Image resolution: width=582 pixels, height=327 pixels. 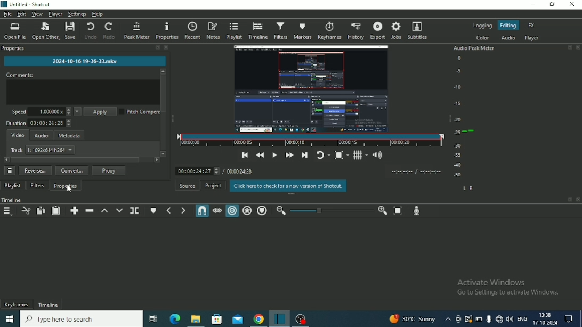 I want to click on Overwrite, so click(x=119, y=210).